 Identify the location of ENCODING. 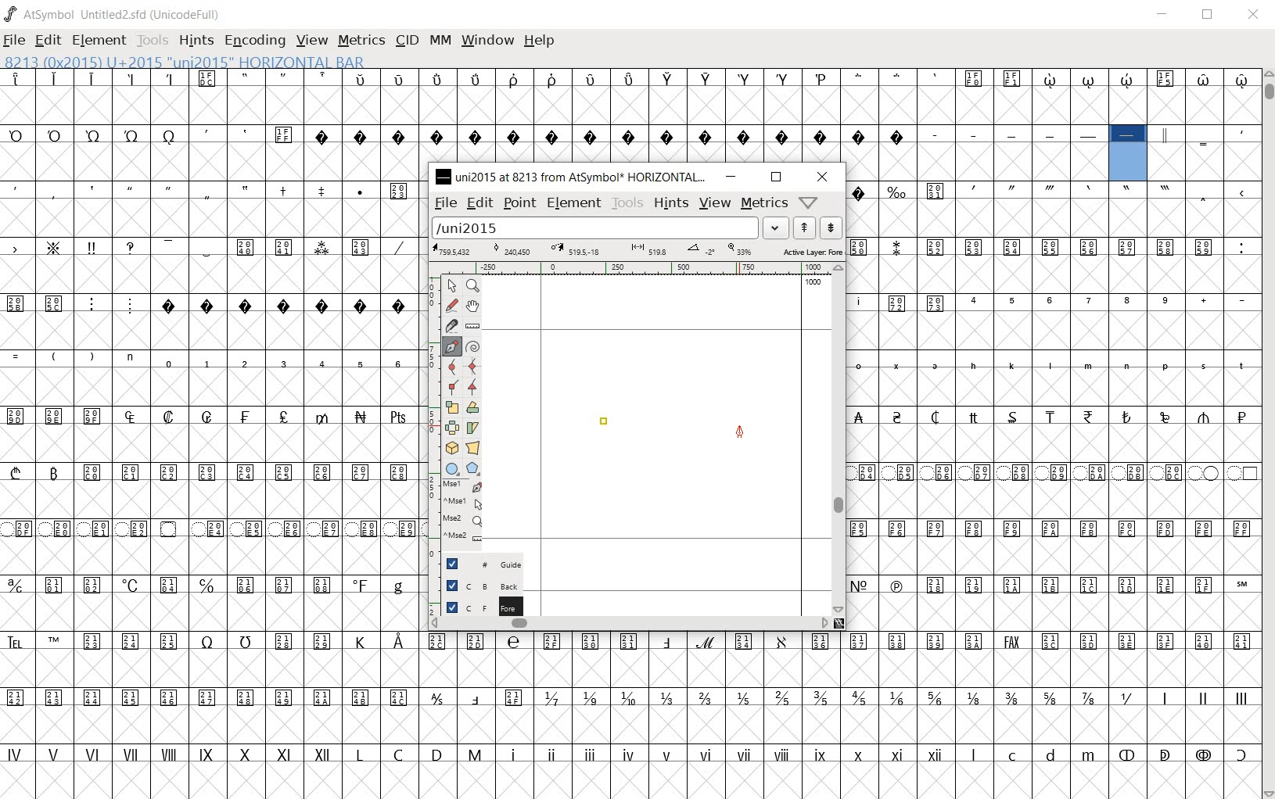
(255, 41).